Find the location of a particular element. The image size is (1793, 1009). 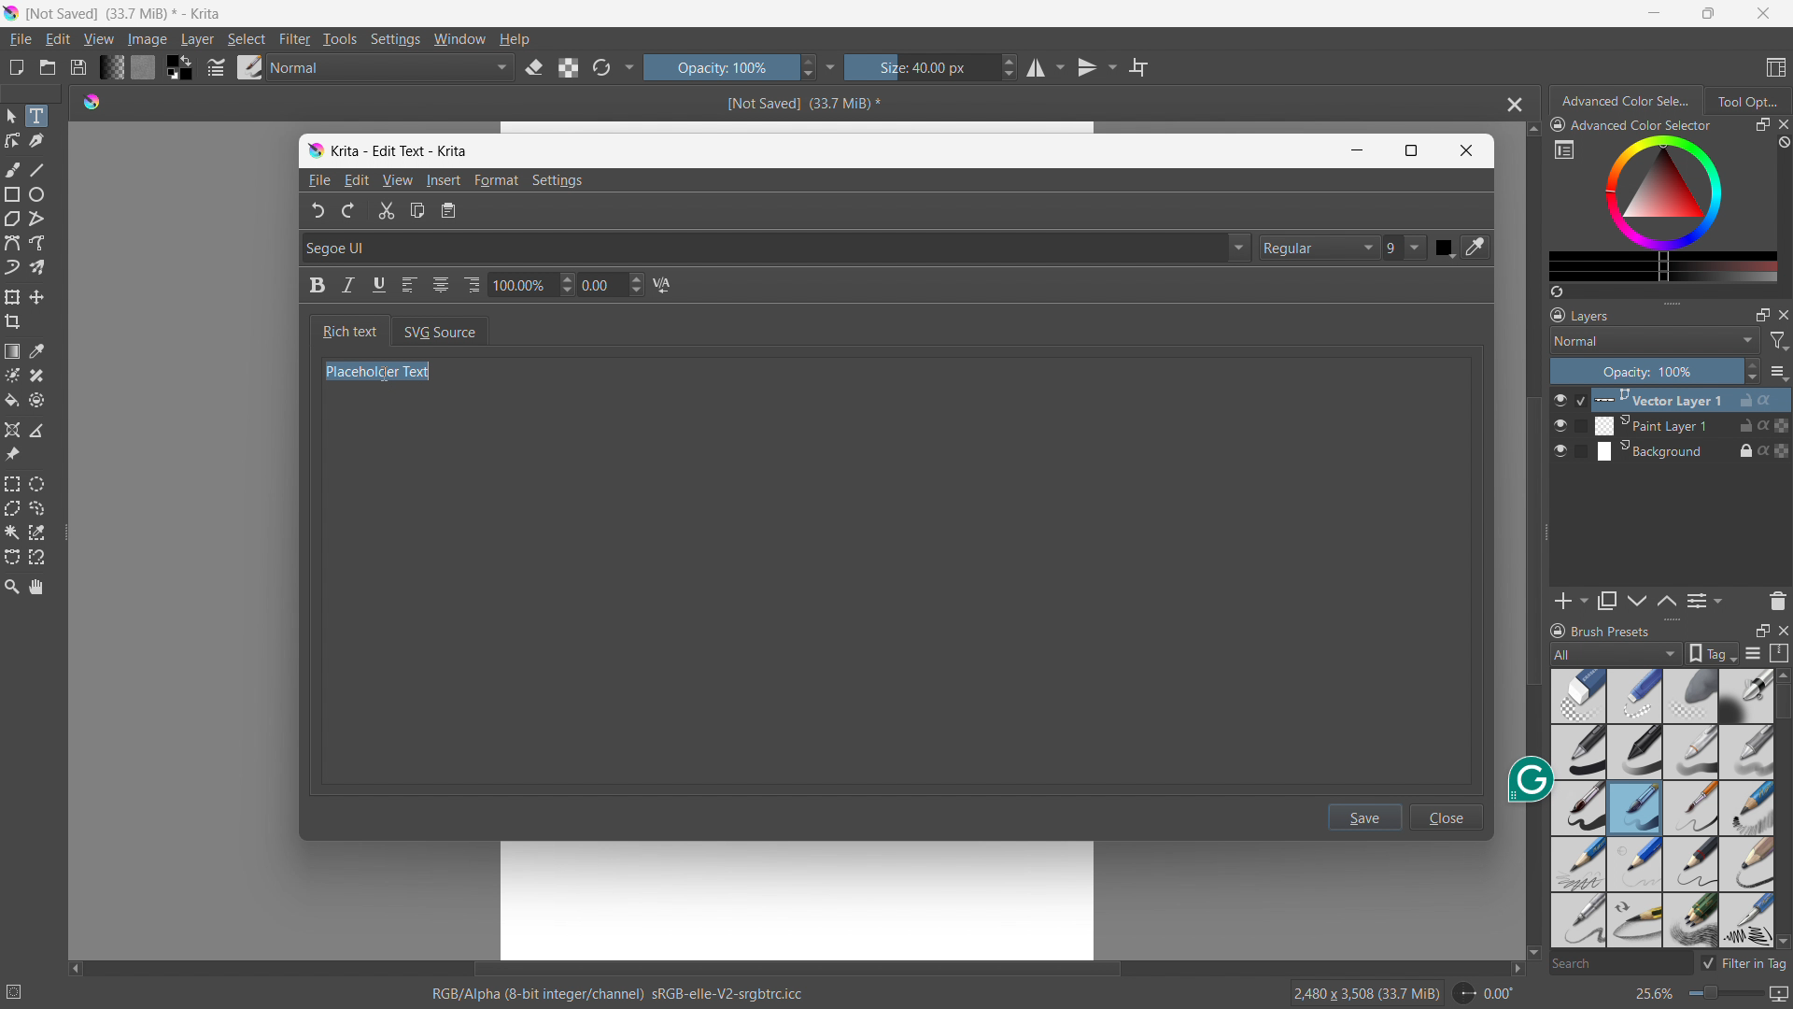

vertical scrollbar is located at coordinates (1528, 541).